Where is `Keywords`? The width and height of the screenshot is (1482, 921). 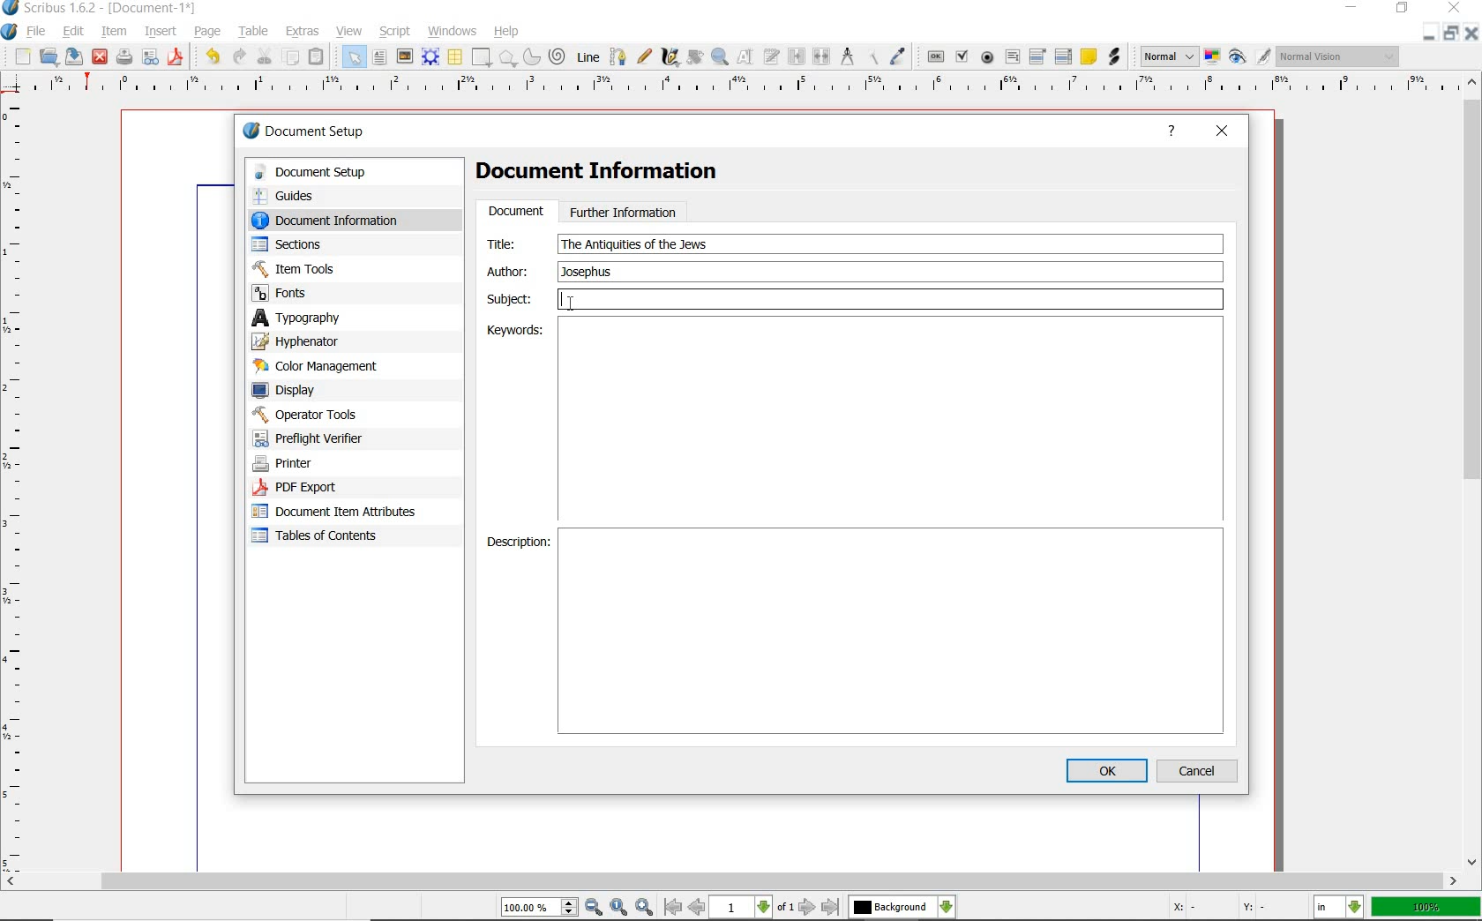
Keywords is located at coordinates (893, 423).